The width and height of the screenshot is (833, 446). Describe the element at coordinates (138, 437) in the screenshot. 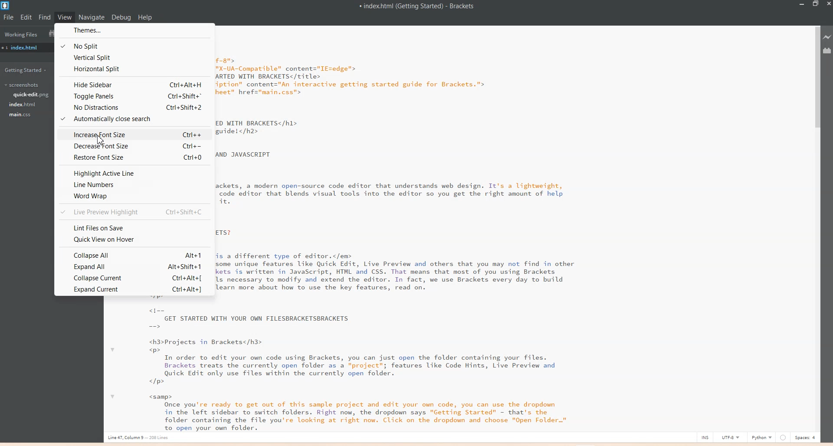

I see `Line, column` at that location.